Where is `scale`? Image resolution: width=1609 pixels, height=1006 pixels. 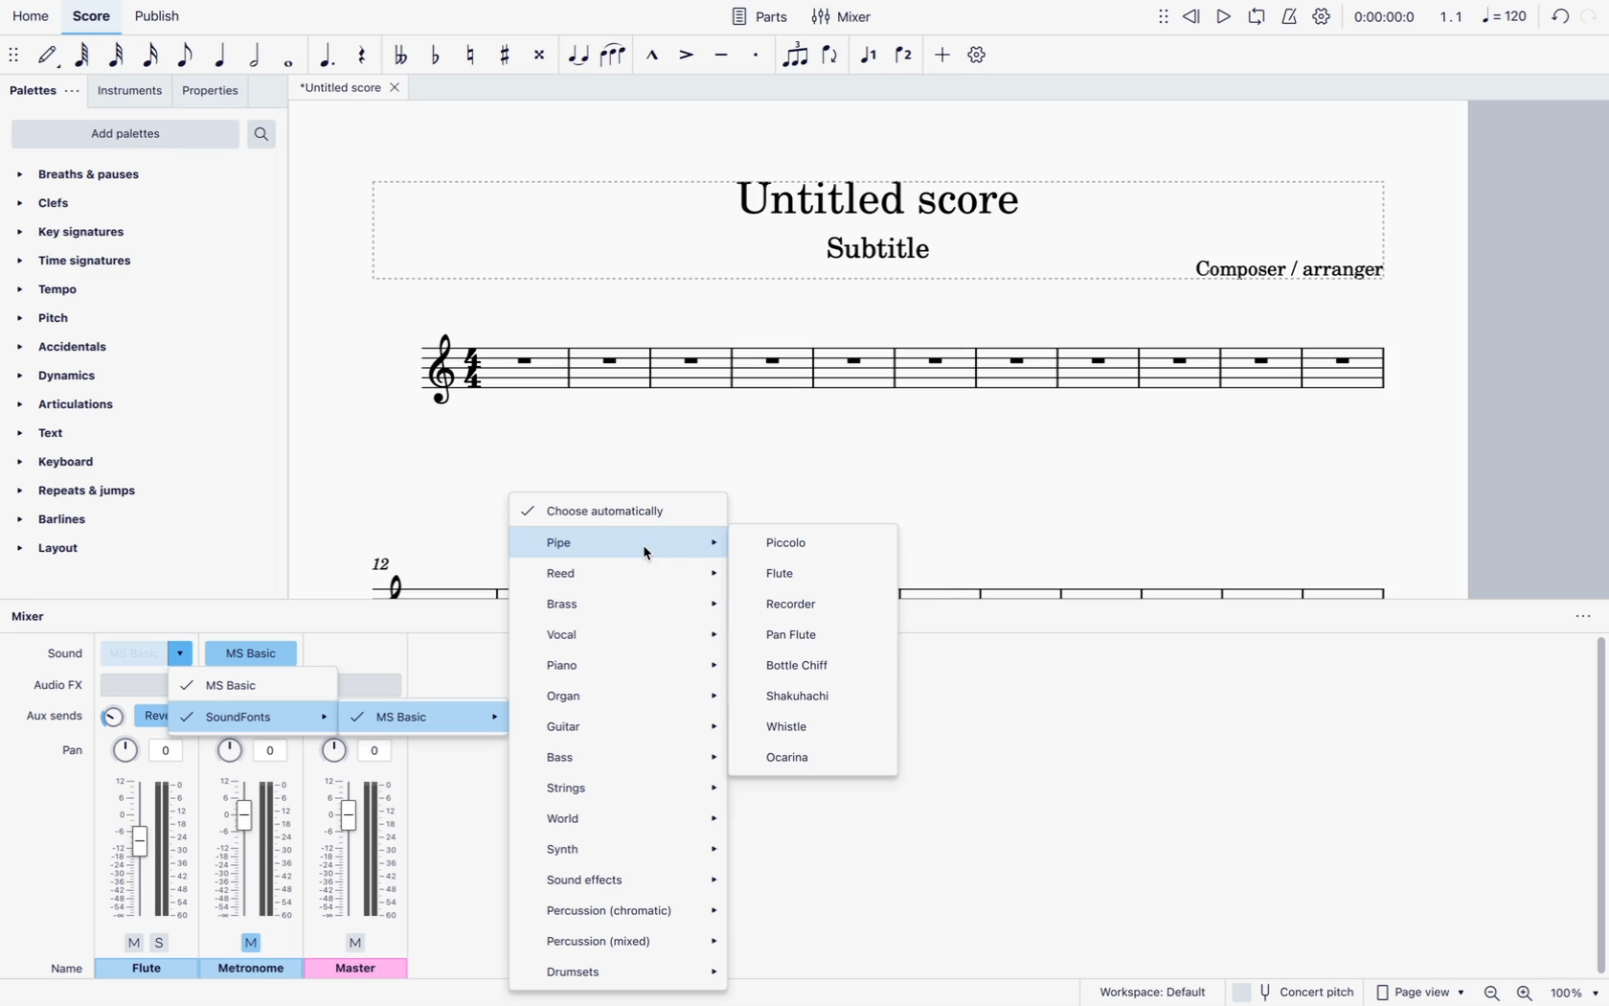 scale is located at coordinates (430, 574).